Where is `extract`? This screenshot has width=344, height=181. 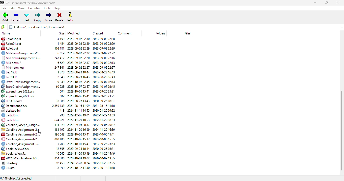 extract is located at coordinates (16, 17).